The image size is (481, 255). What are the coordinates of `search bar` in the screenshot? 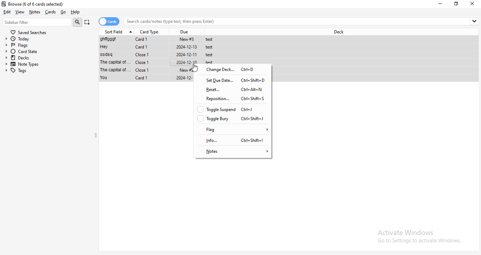 It's located at (302, 21).